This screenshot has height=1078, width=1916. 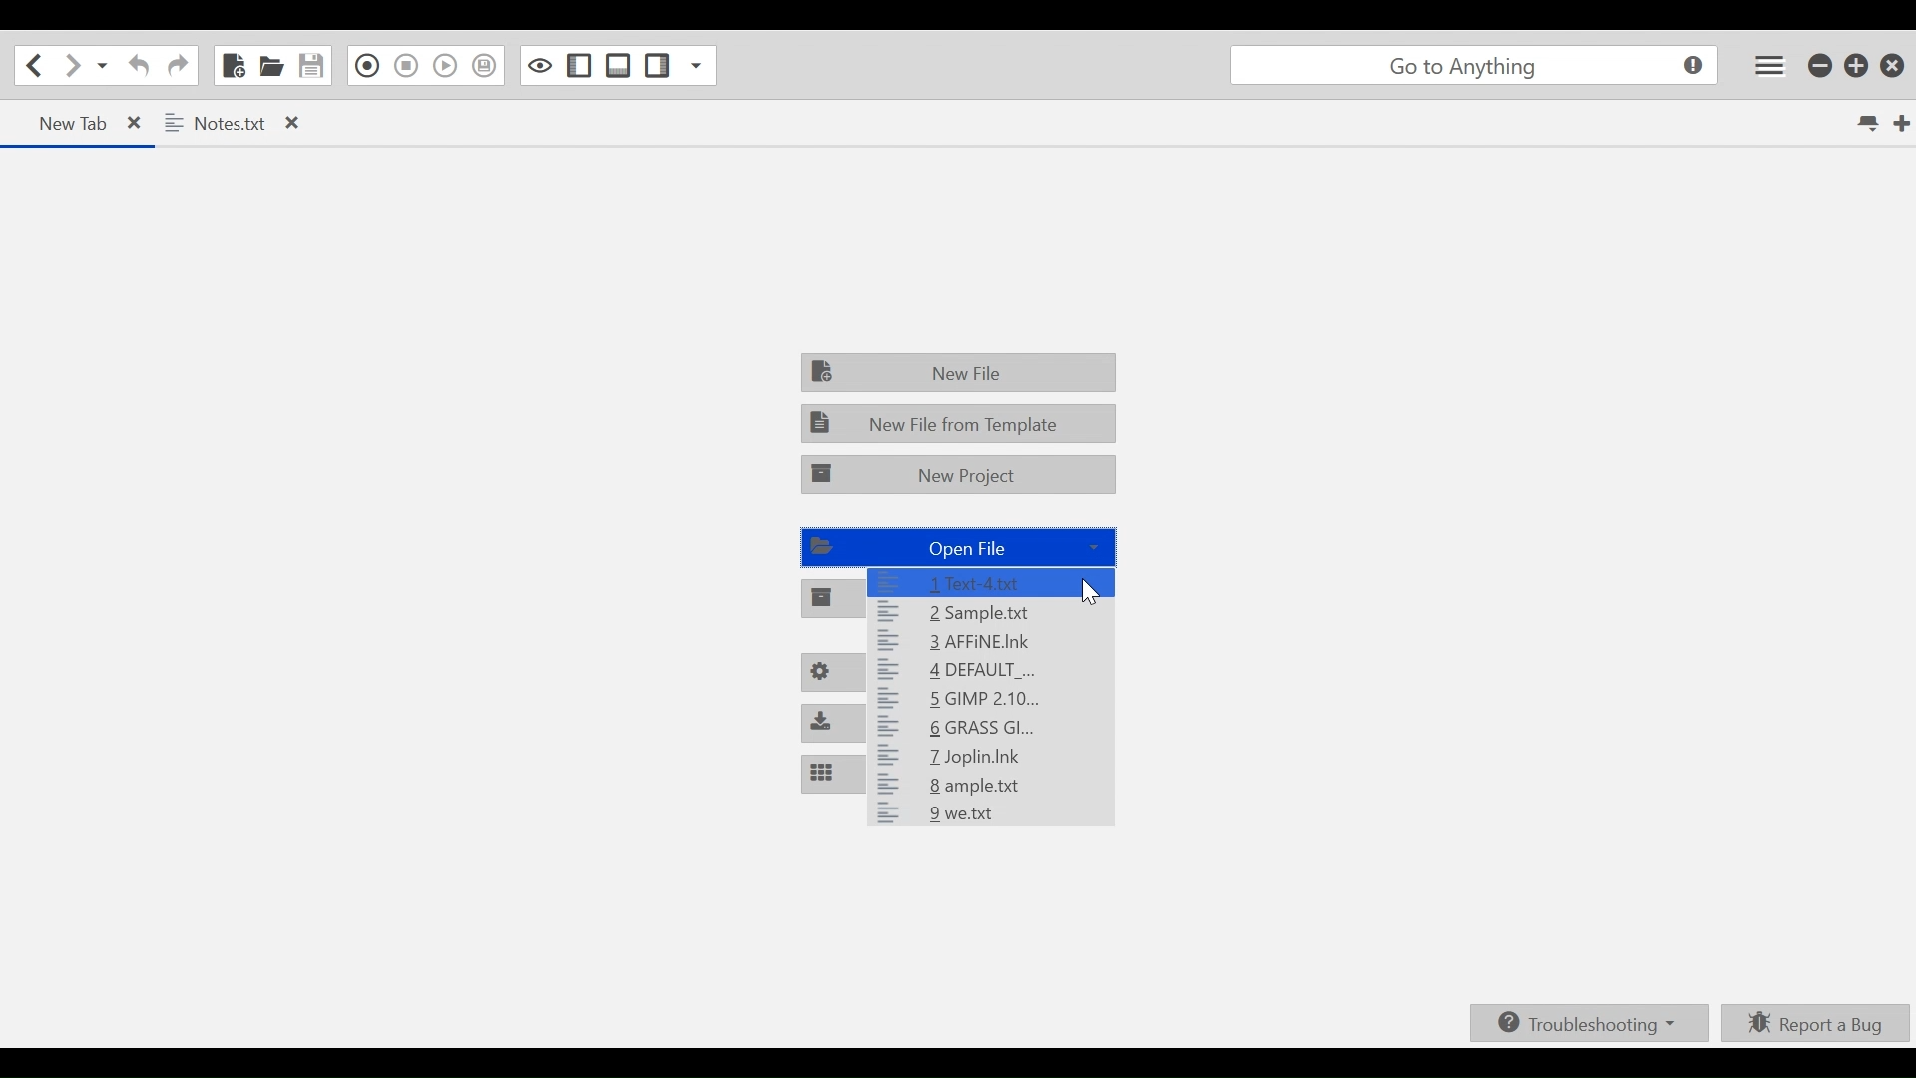 I want to click on 1 text-4.txt, so click(x=994, y=582).